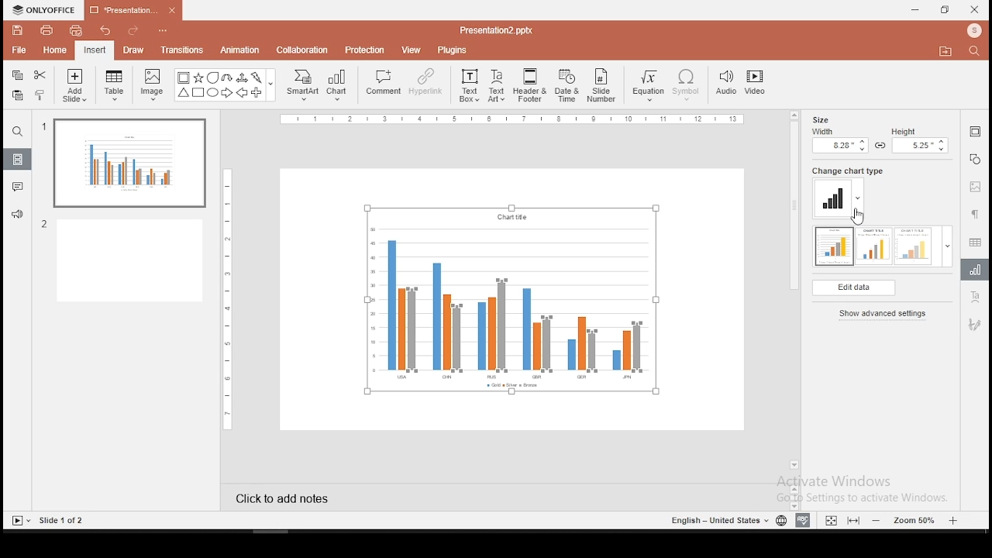 This screenshot has width=992, height=558. I want to click on spell check, so click(802, 520).